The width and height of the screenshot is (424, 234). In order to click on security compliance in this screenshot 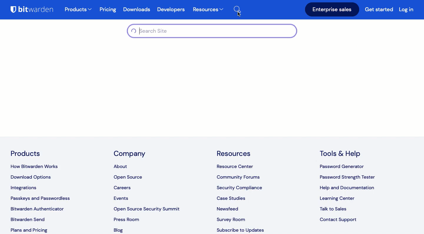, I will do `click(241, 187)`.